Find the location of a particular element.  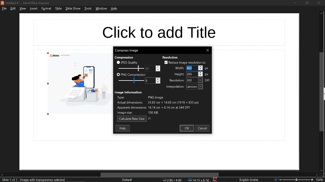

current zoom is located at coordinates (320, 180).